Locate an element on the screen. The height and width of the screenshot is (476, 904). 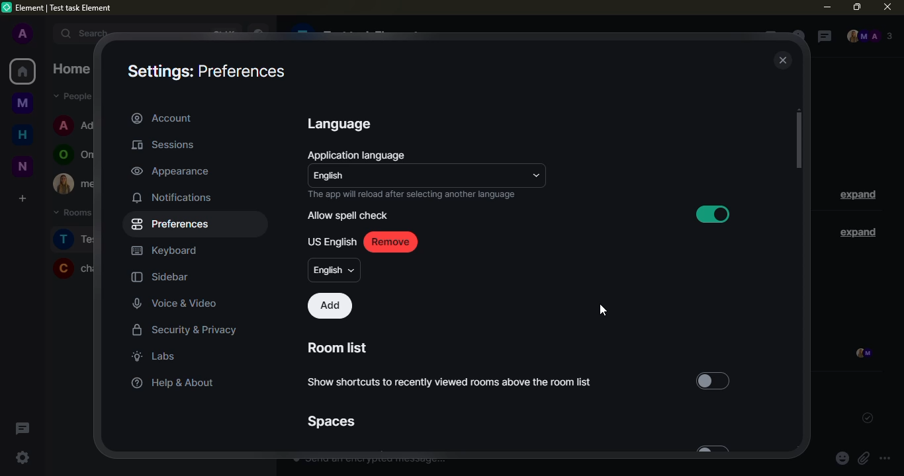
new is located at coordinates (22, 166).